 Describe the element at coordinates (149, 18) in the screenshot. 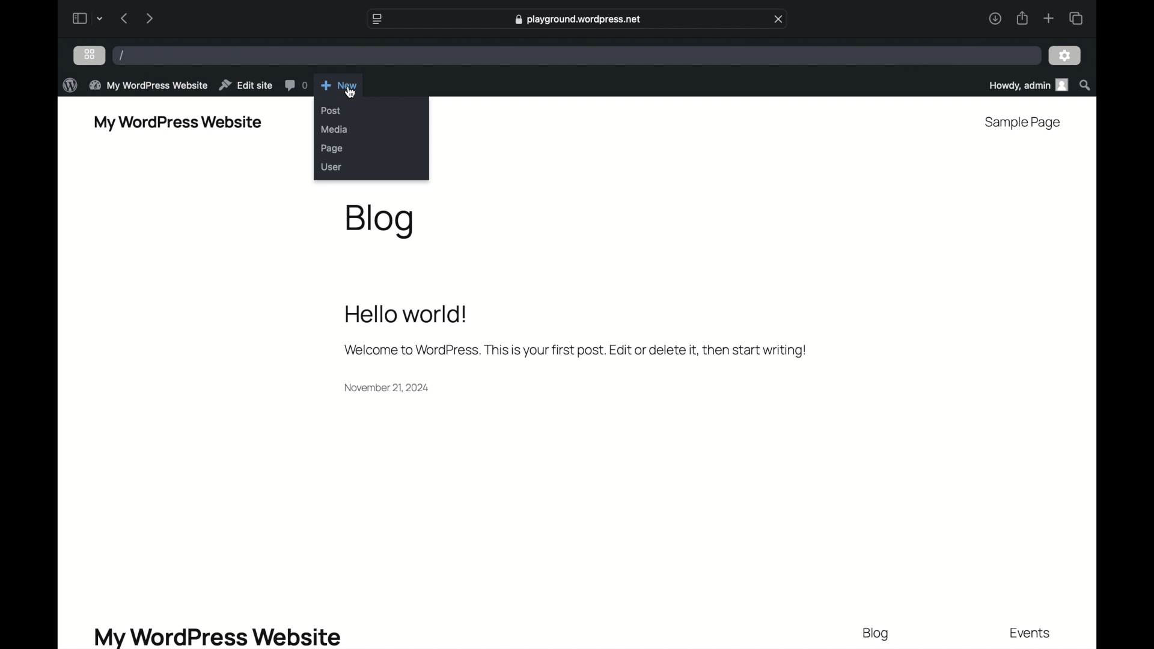

I see `next page` at that location.